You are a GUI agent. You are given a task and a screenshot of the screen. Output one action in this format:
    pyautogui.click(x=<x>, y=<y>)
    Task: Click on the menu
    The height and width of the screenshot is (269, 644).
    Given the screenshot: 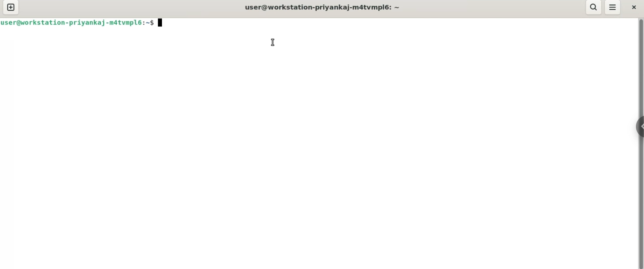 What is the action you would take?
    pyautogui.click(x=613, y=8)
    